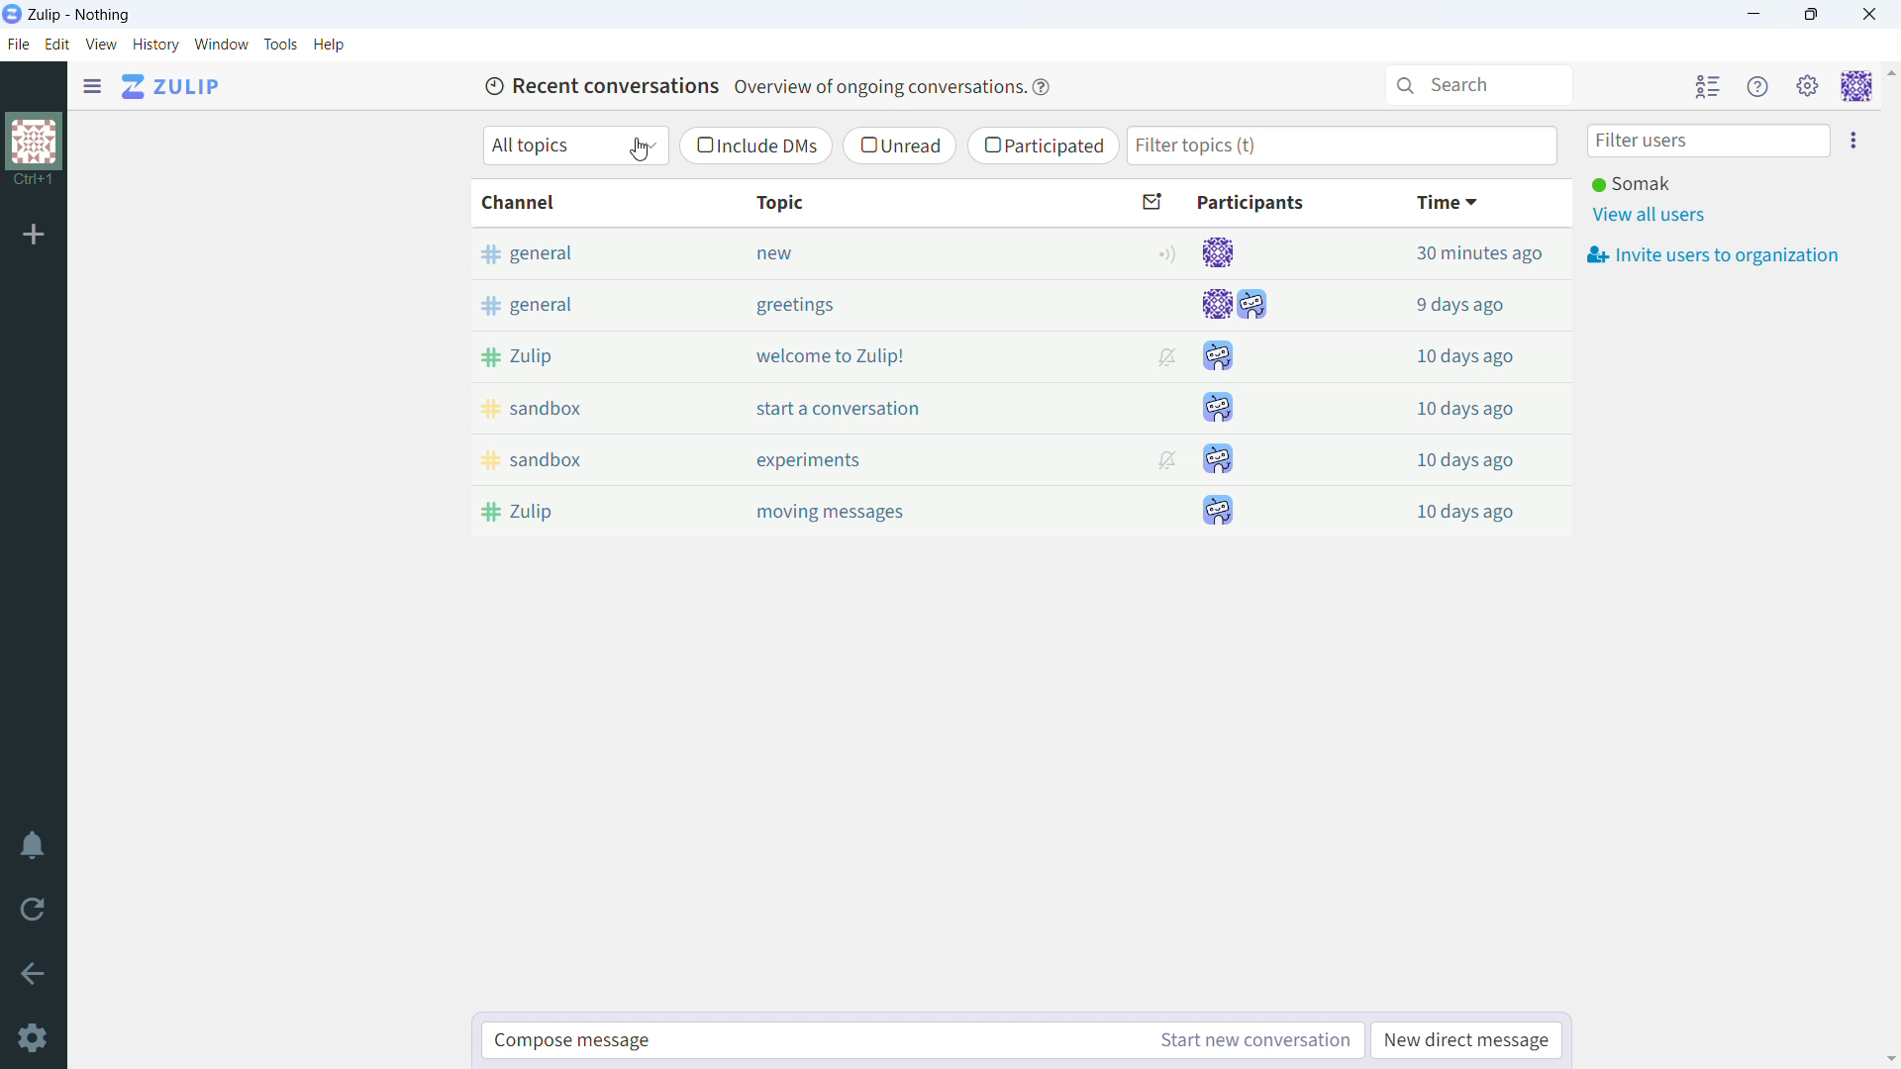 The width and height of the screenshot is (1901, 1069). I want to click on scroll down, so click(1889, 1059).